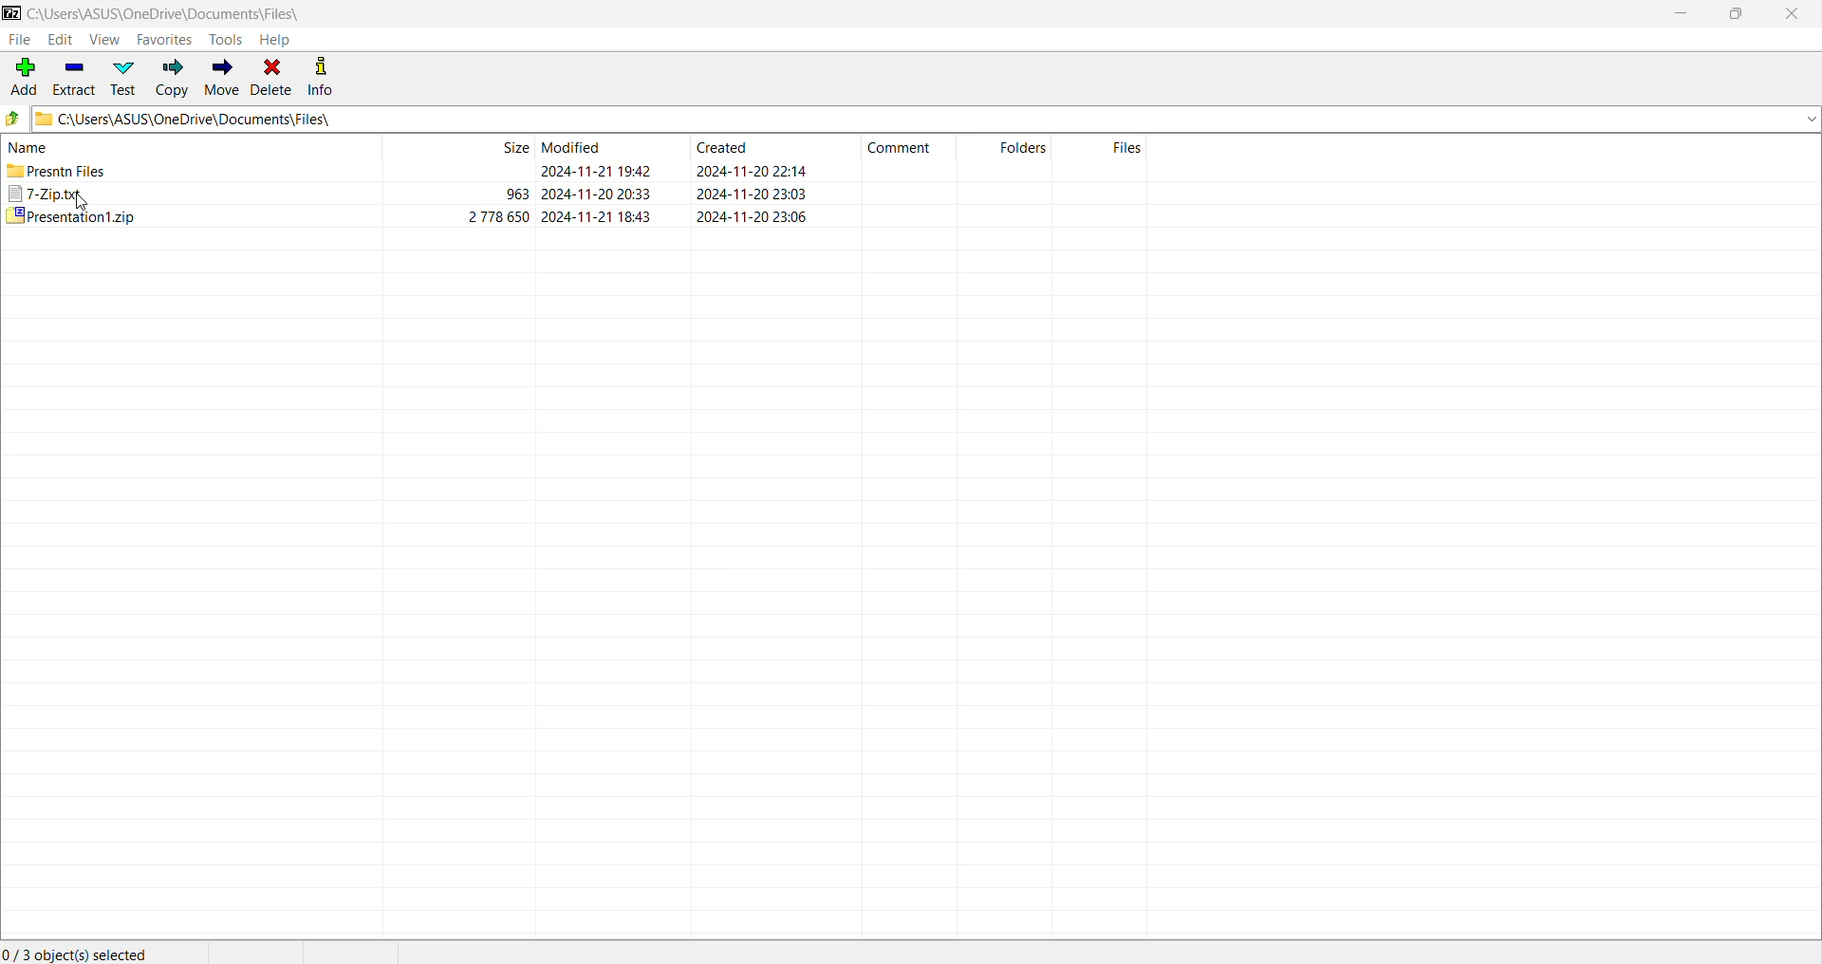 The width and height of the screenshot is (1822, 964). I want to click on comment, so click(899, 147).